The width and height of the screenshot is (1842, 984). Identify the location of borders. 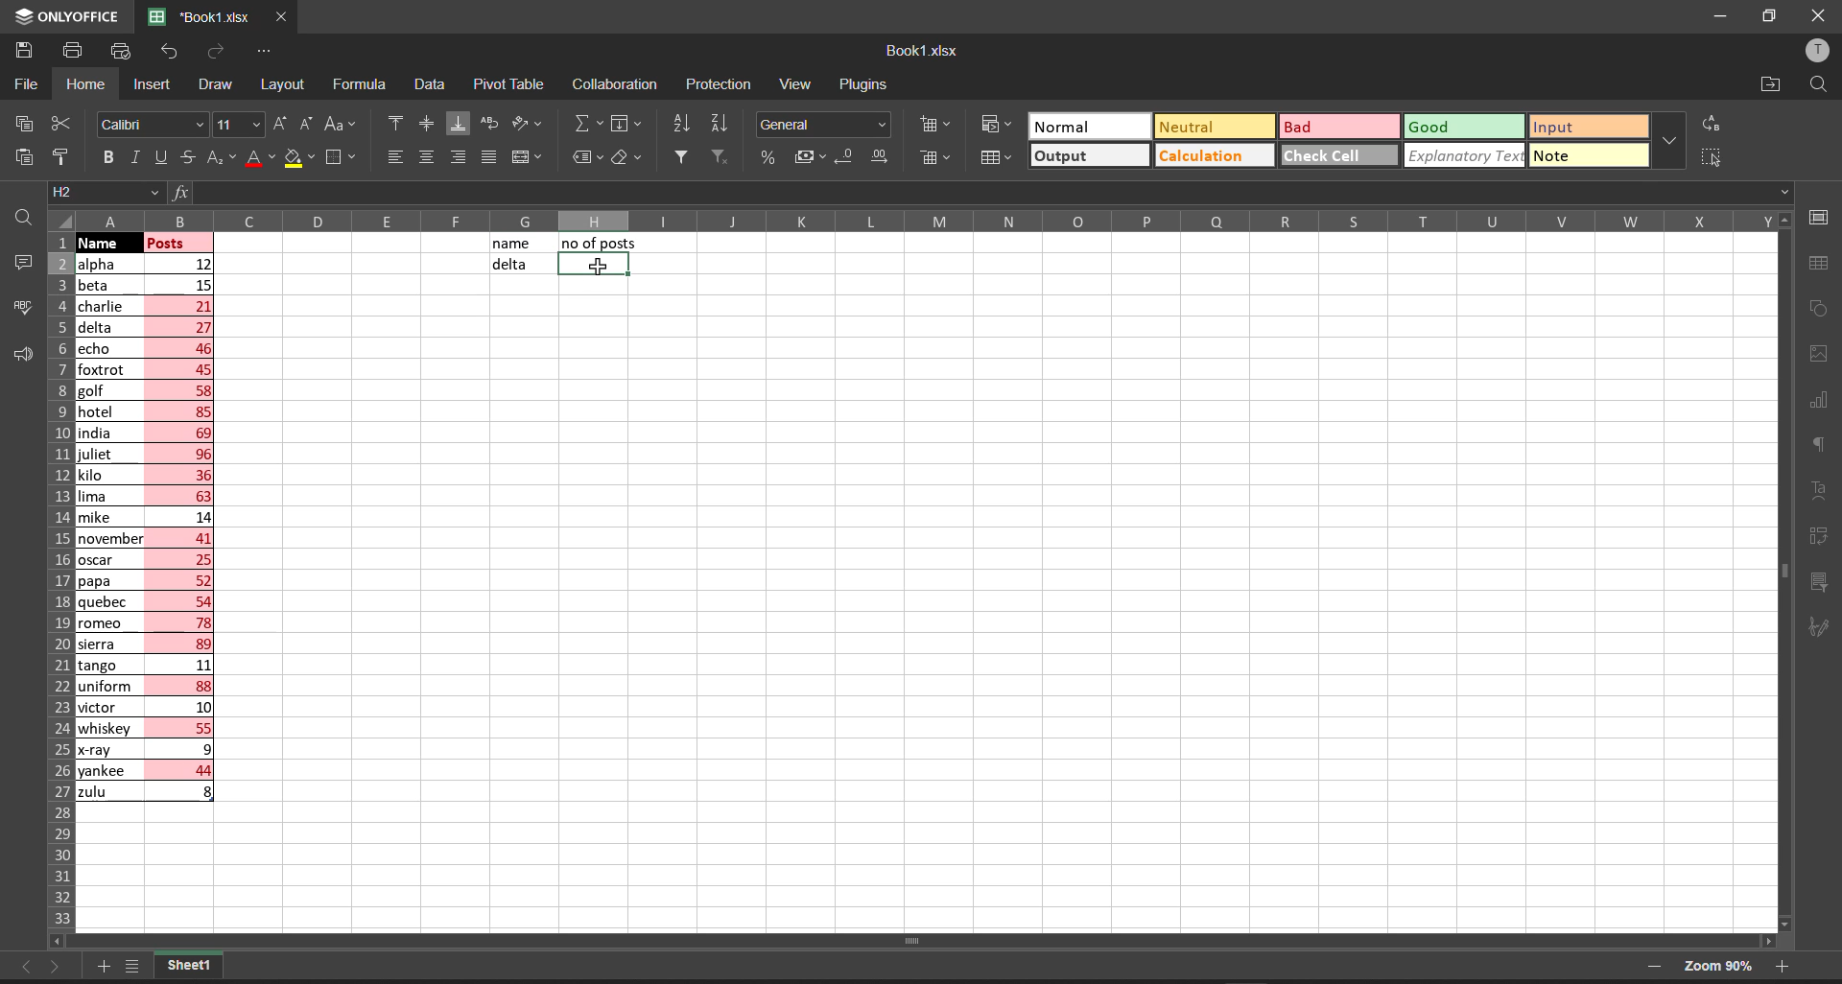
(343, 158).